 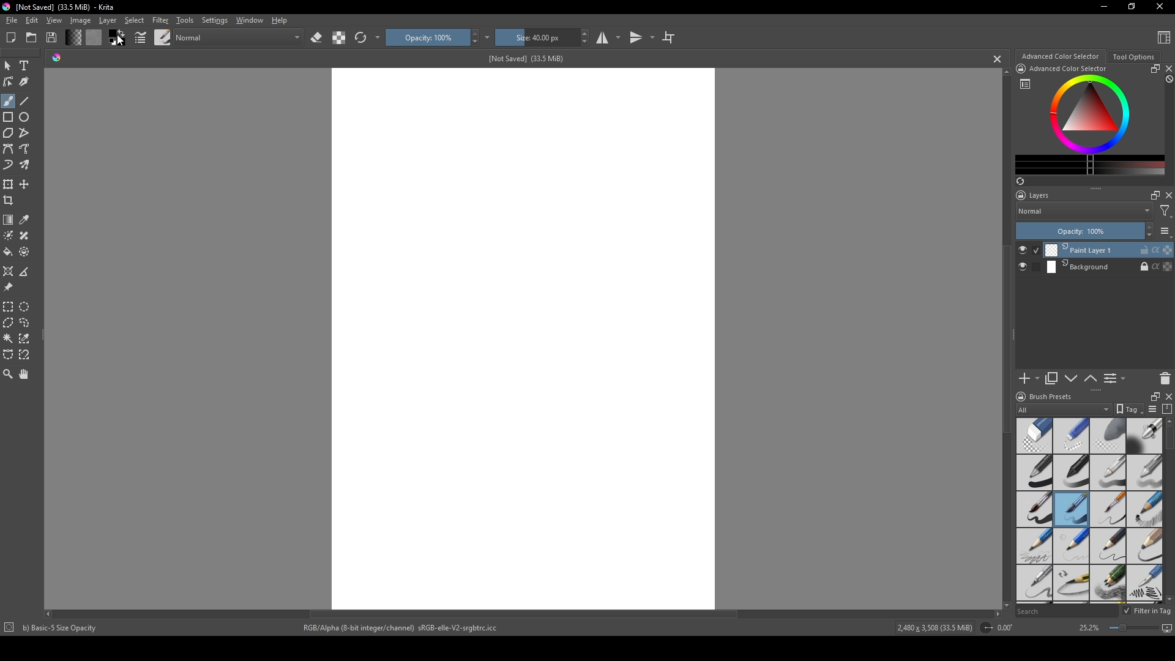 What do you see at coordinates (8, 629) in the screenshot?
I see `icon` at bounding box center [8, 629].